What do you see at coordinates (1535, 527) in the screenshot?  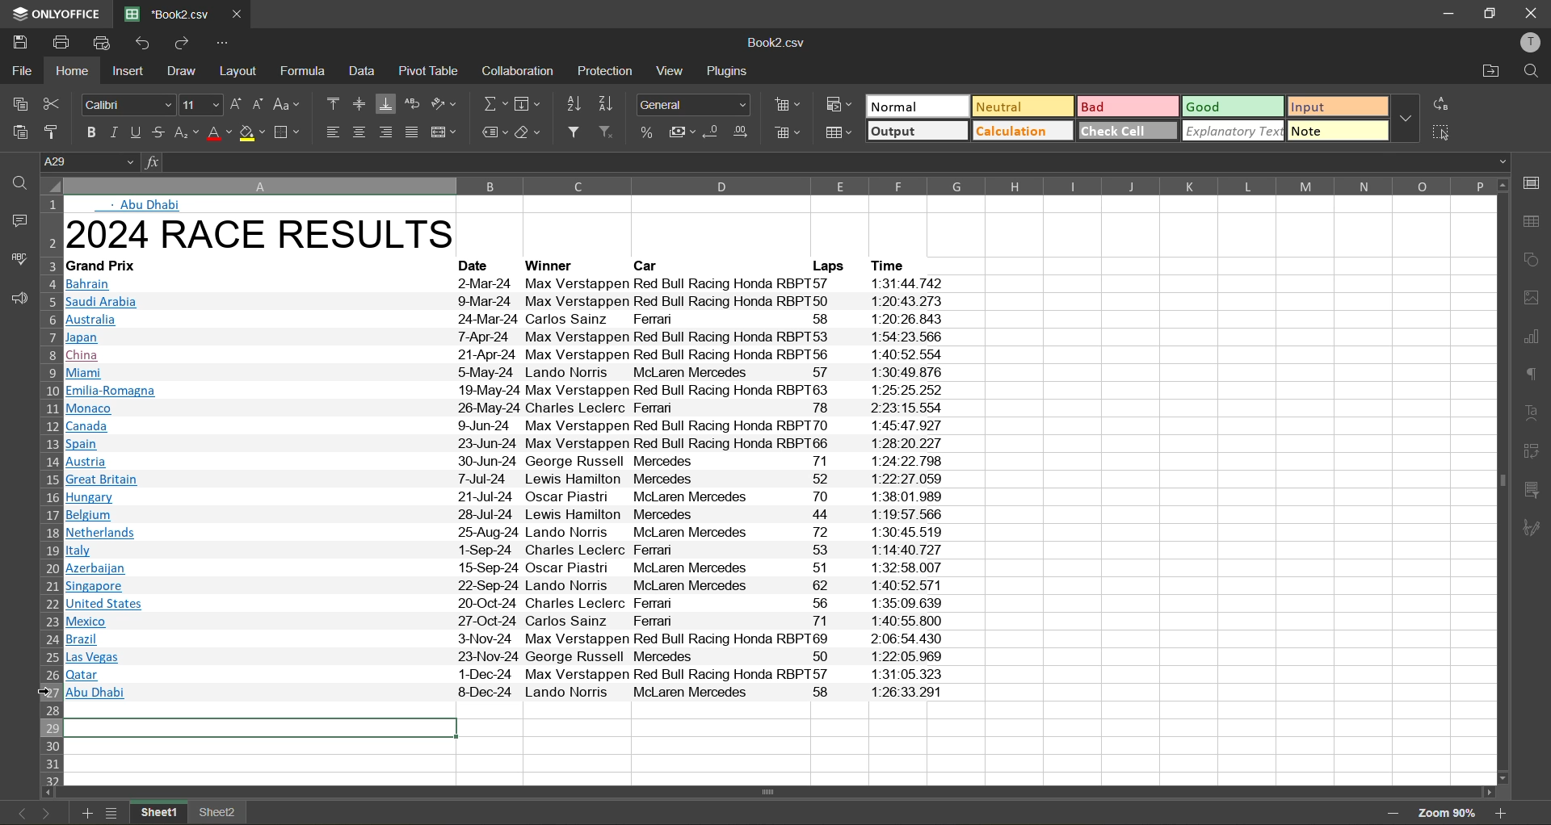 I see `signature` at bounding box center [1535, 527].